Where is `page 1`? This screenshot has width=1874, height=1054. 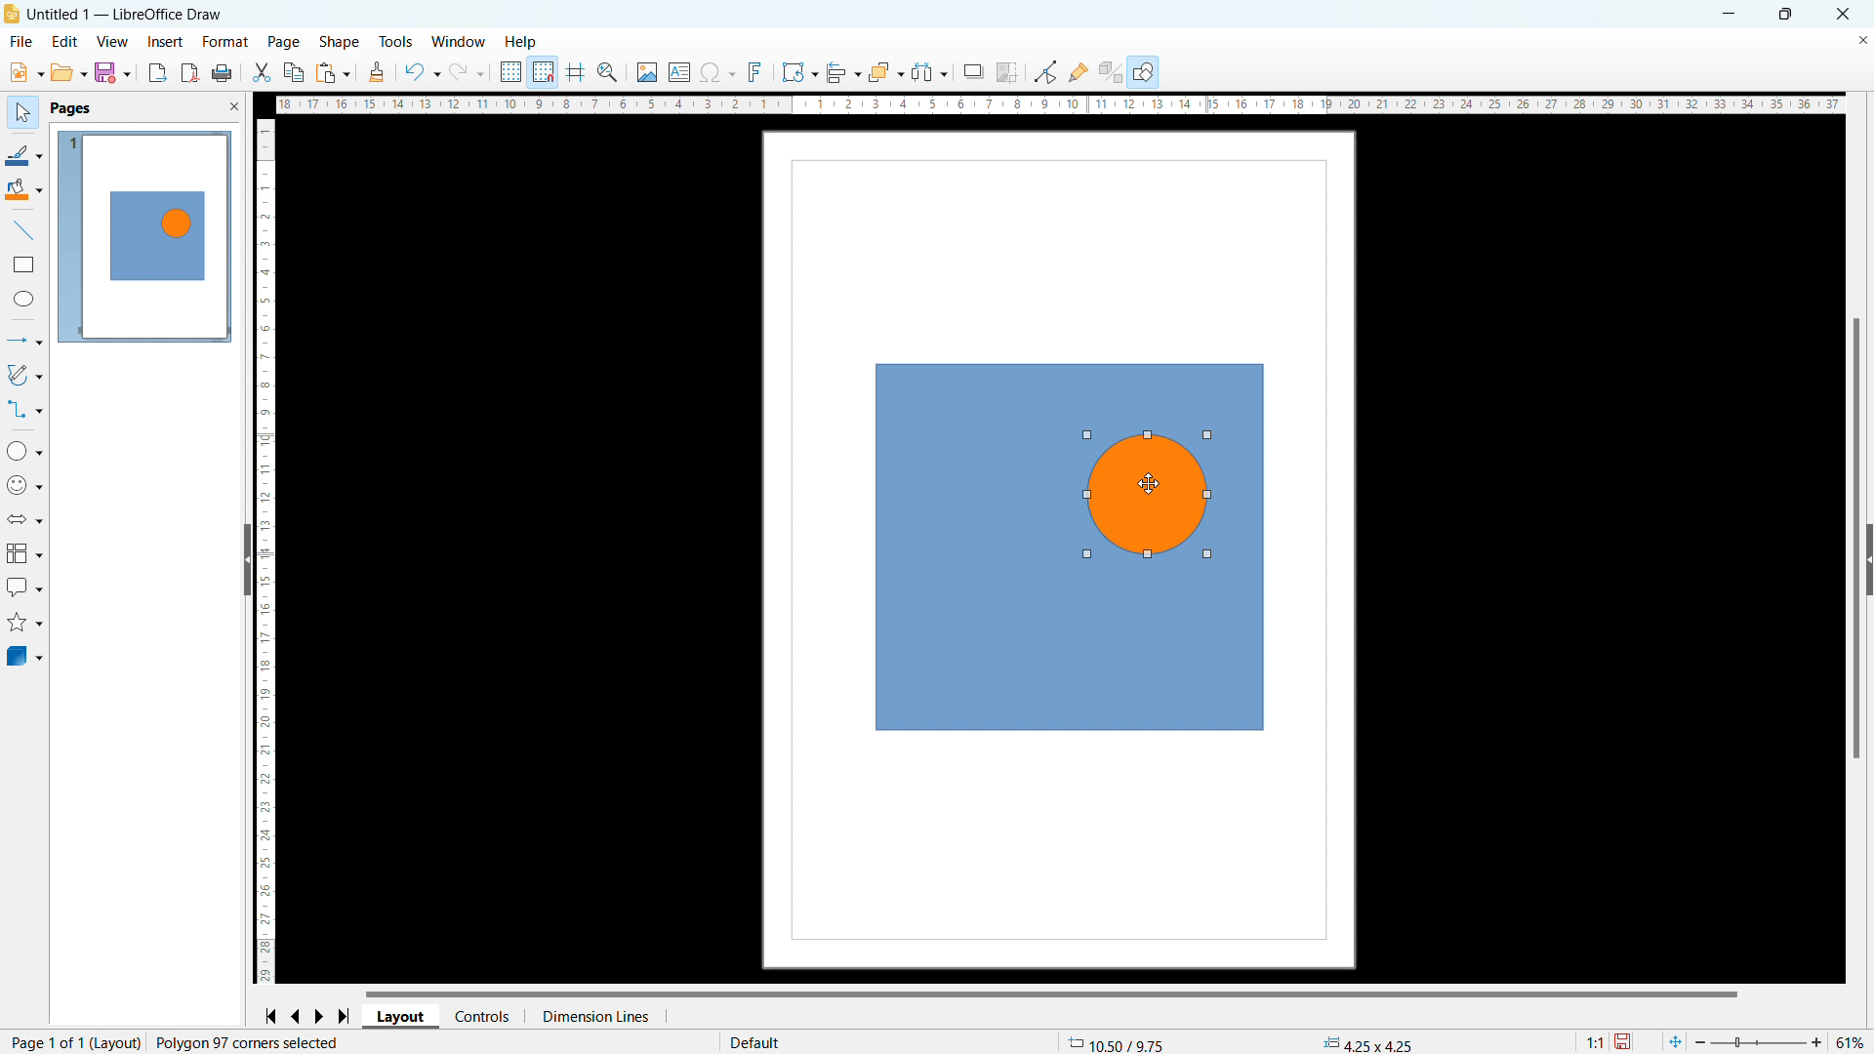
page 1 is located at coordinates (144, 236).